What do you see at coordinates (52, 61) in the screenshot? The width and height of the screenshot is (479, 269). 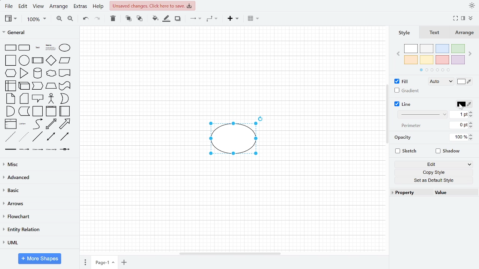 I see `diamond` at bounding box center [52, 61].